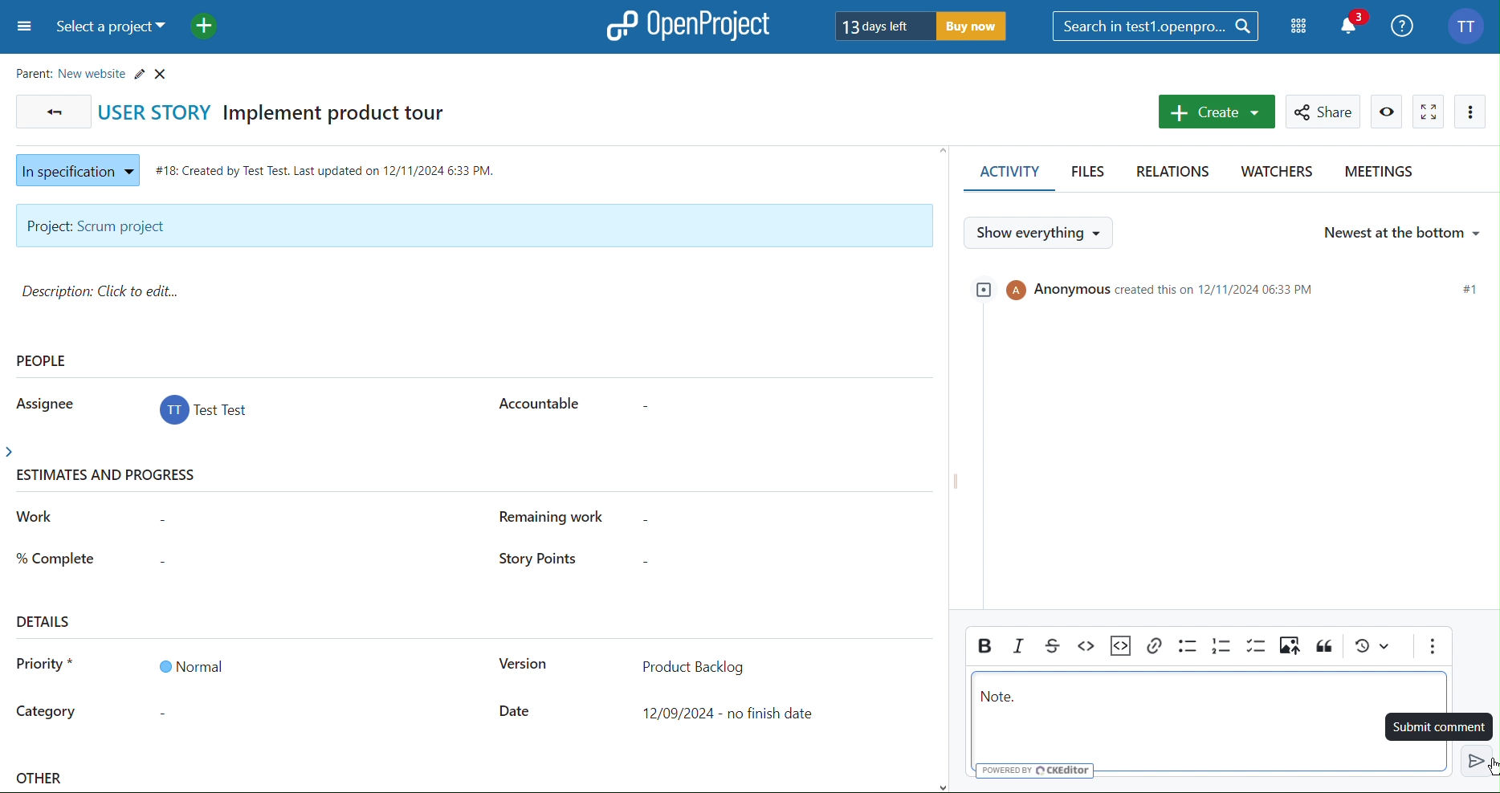 Image resolution: width=1500 pixels, height=793 pixels. Describe the element at coordinates (106, 291) in the screenshot. I see `Description` at that location.